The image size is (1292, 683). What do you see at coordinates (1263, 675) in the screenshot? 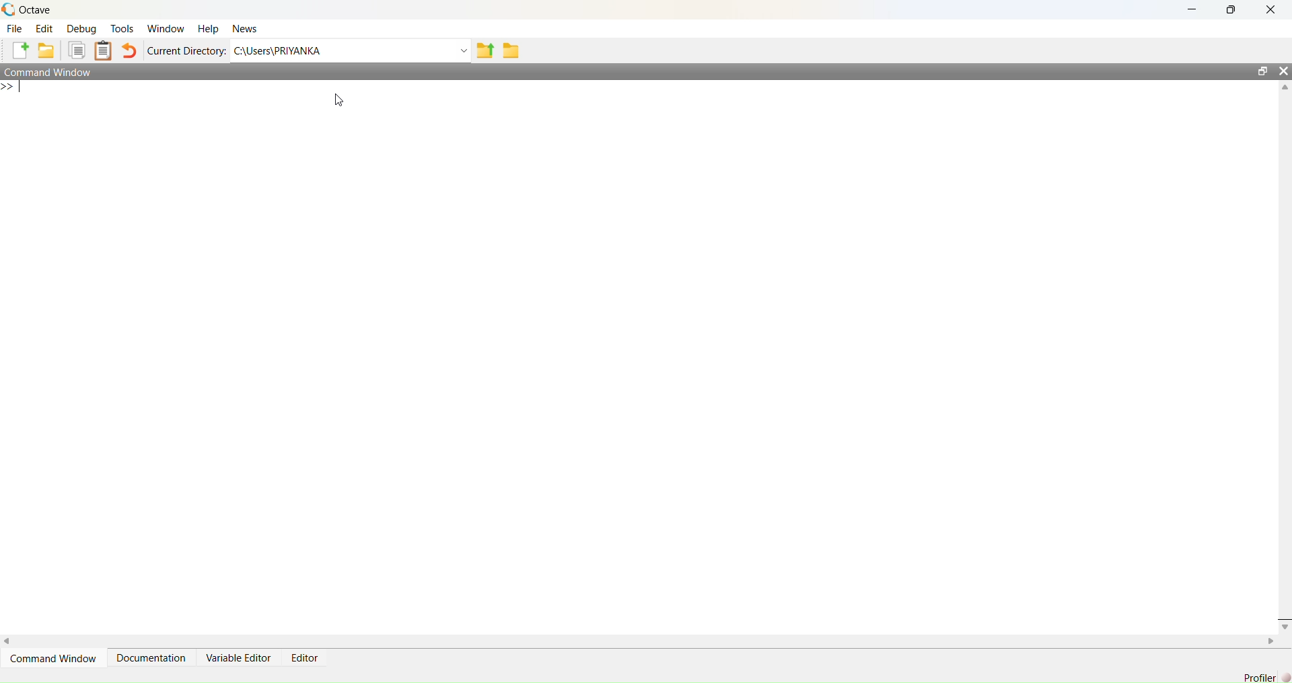
I see `Profiler` at bounding box center [1263, 675].